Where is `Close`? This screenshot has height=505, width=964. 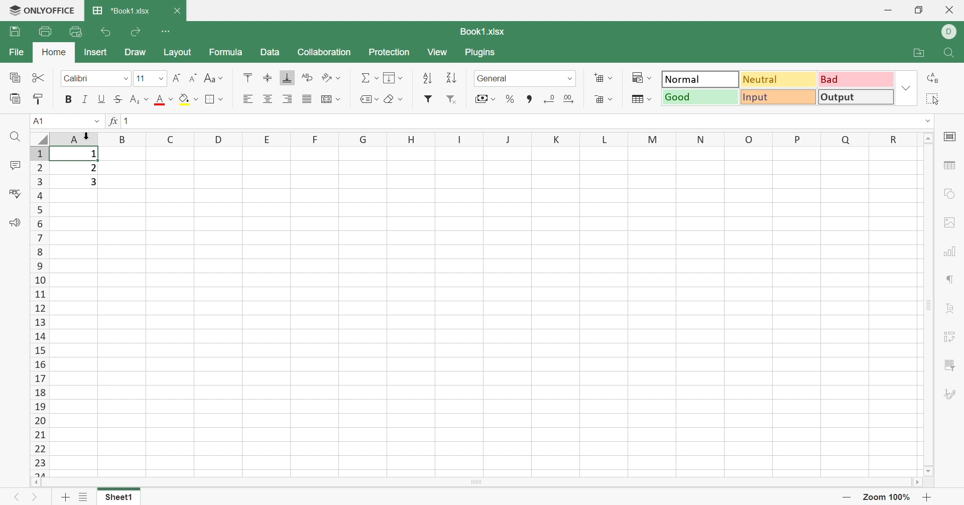
Close is located at coordinates (950, 10).